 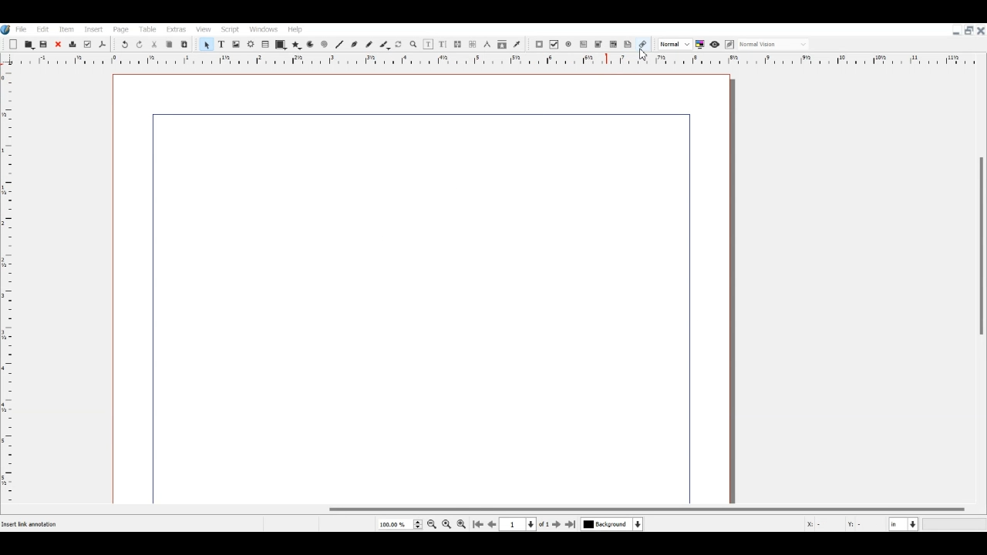 I want to click on File, so click(x=22, y=29).